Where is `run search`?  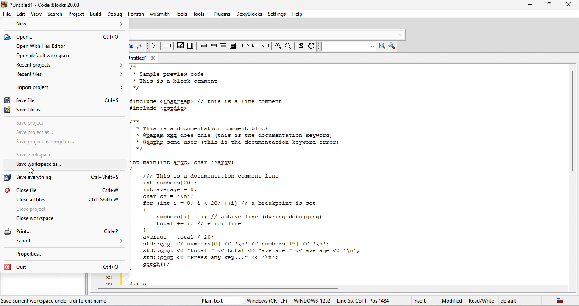 run search is located at coordinates (383, 47).